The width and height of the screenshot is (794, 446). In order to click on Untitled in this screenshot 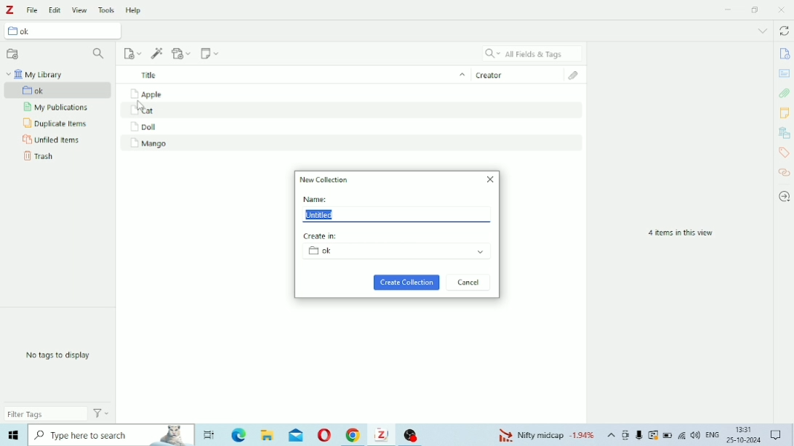, I will do `click(319, 215)`.